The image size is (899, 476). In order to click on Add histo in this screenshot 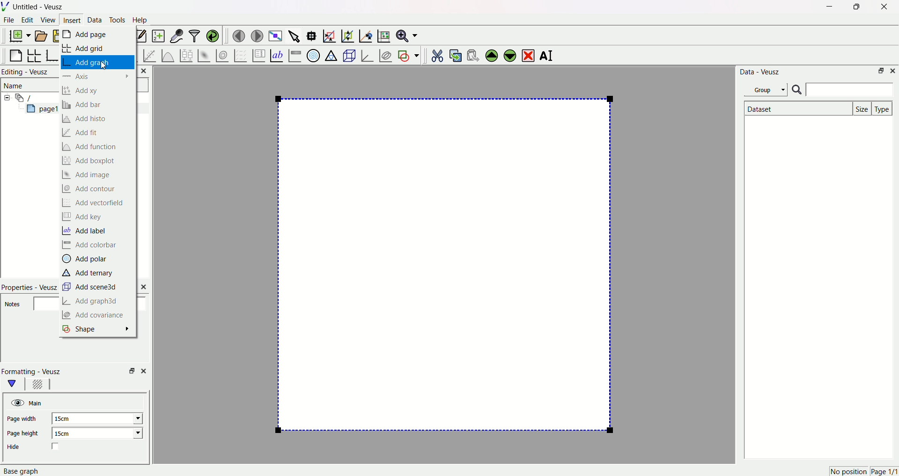, I will do `click(92, 117)`.